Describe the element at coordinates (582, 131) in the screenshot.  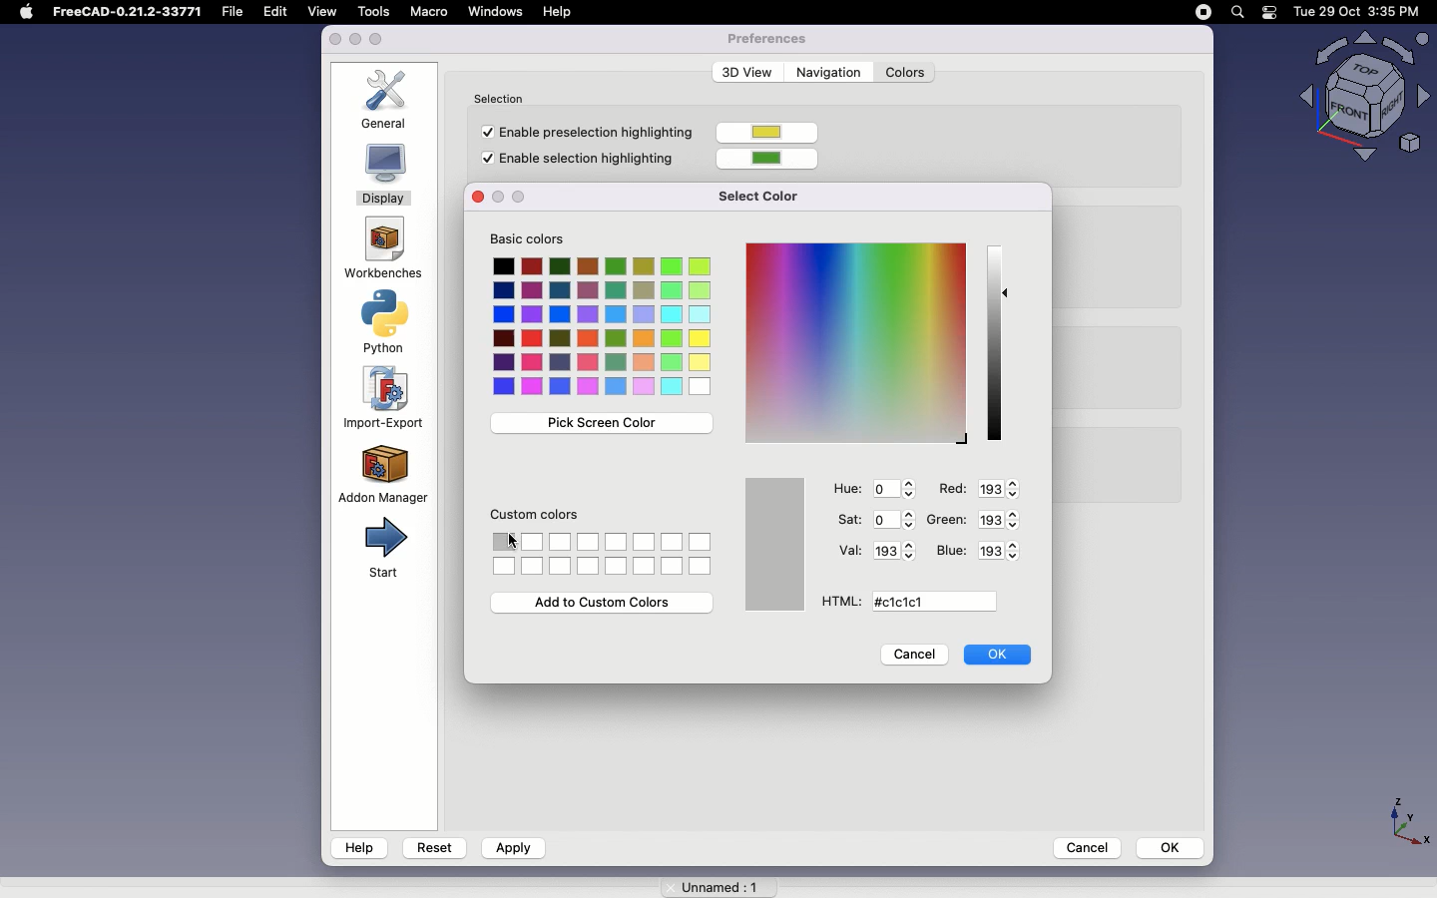
I see `Enable preselection highlighting` at that location.